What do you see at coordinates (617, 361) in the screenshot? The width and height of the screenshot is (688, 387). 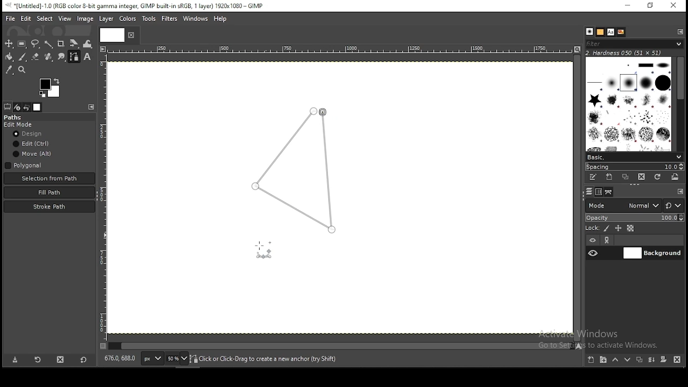 I see `move layer one step up` at bounding box center [617, 361].